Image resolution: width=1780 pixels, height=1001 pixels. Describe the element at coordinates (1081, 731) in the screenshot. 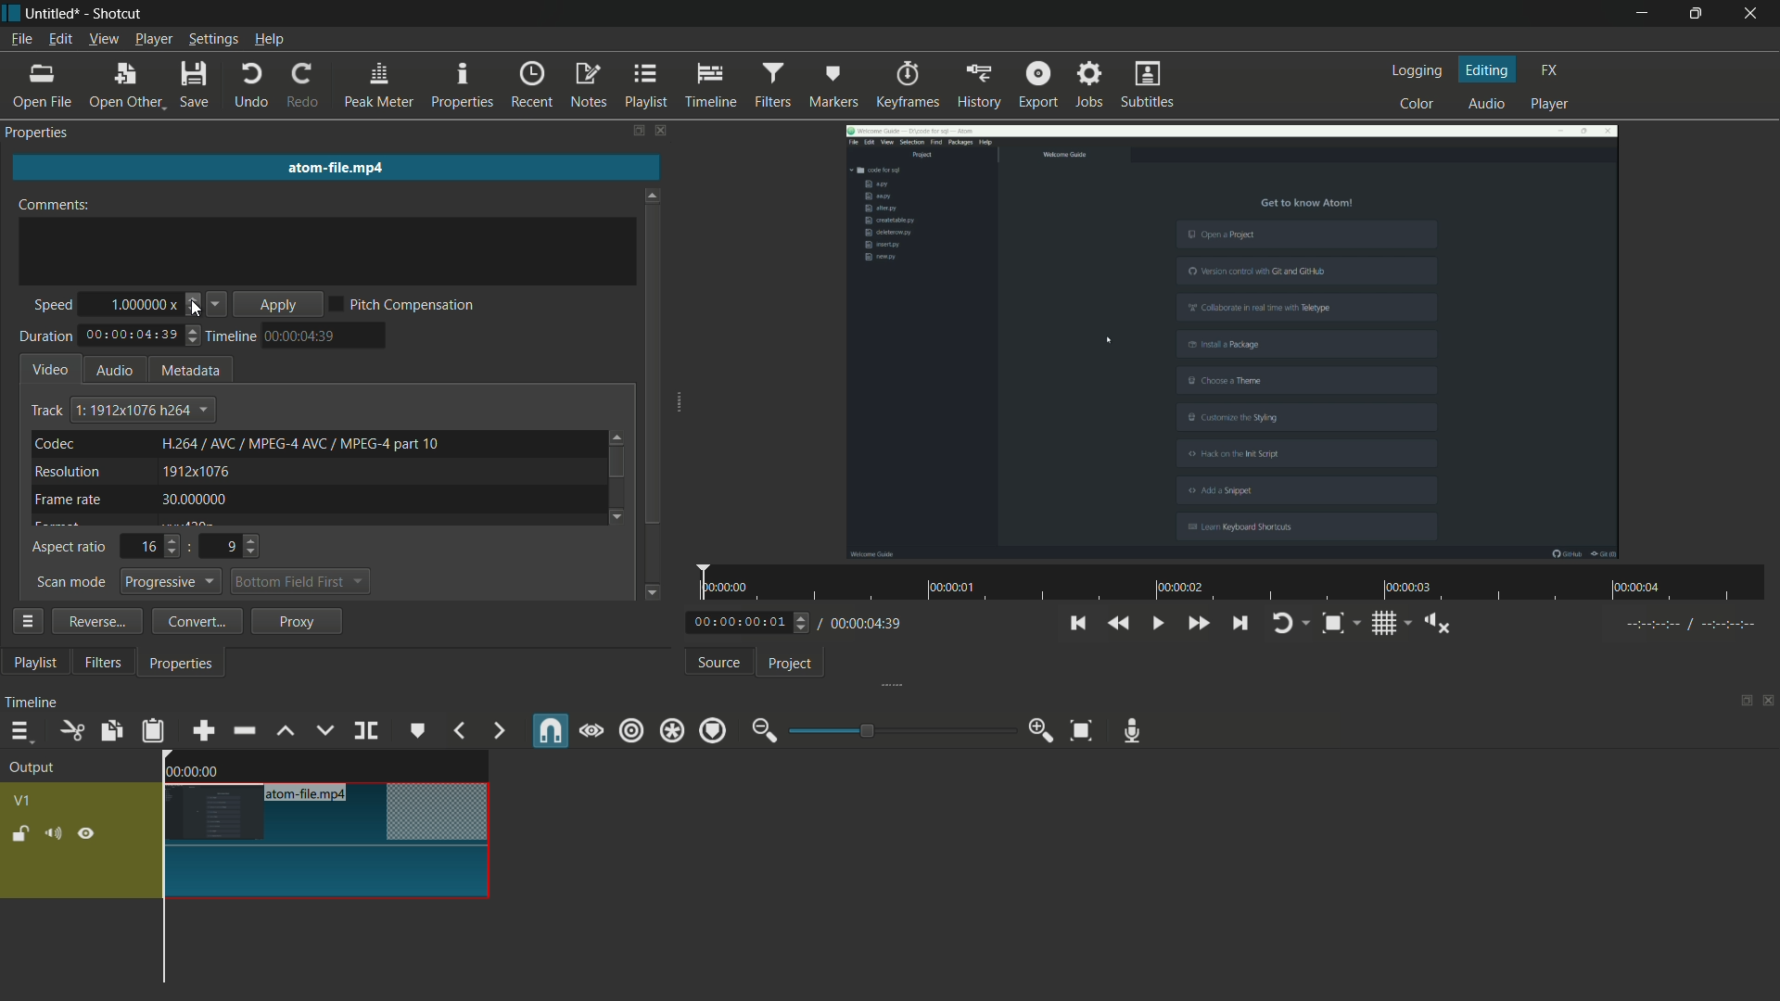

I see `zoom timeline to fit` at that location.